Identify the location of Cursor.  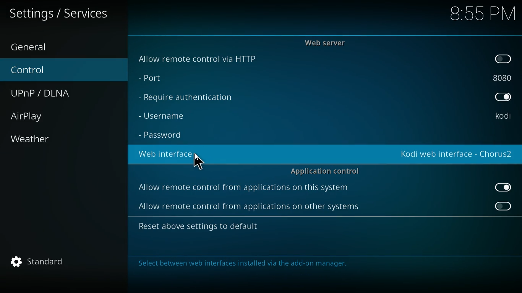
(198, 161).